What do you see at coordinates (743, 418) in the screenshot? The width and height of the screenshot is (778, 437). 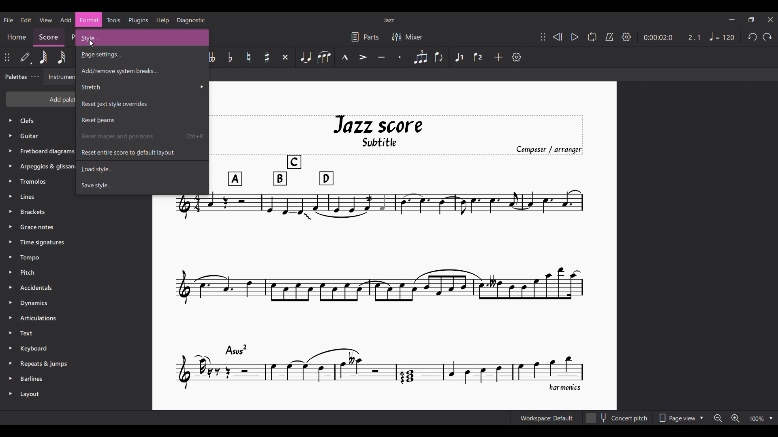 I see `Zoom options` at bounding box center [743, 418].